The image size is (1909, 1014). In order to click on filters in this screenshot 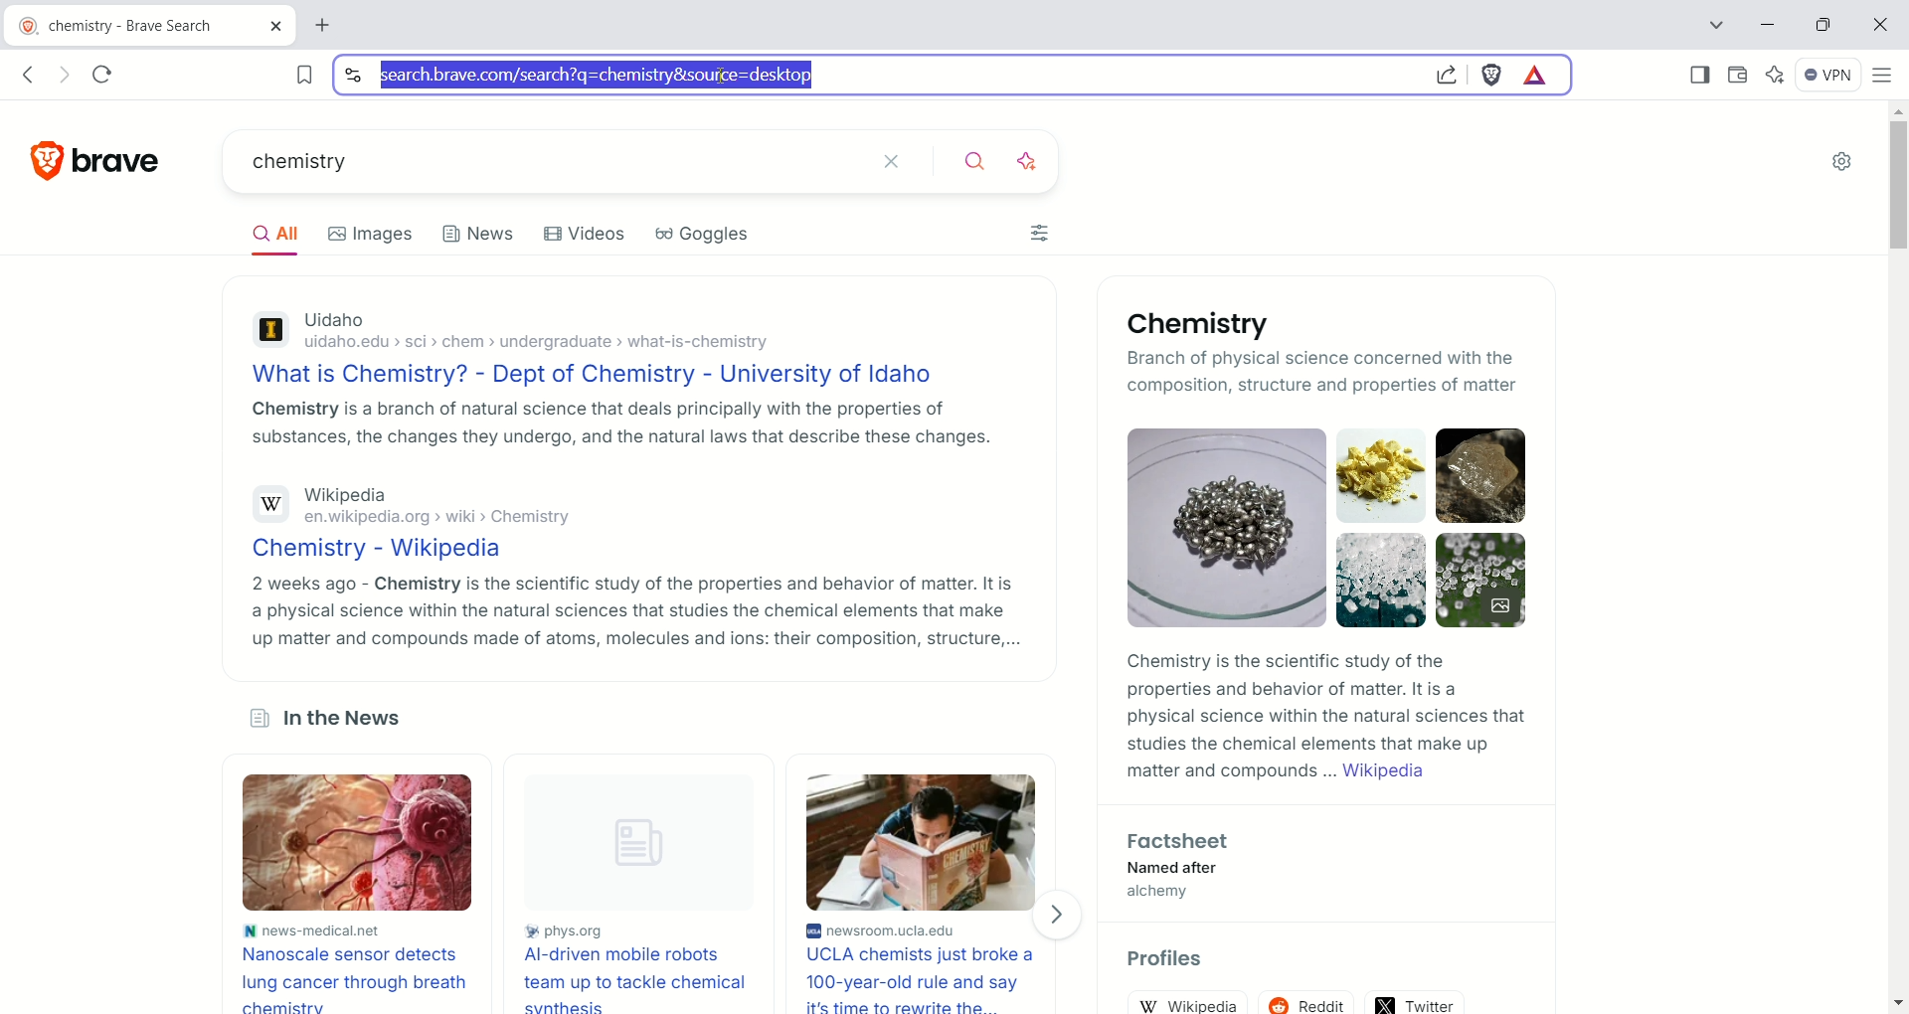, I will do `click(1039, 233)`.